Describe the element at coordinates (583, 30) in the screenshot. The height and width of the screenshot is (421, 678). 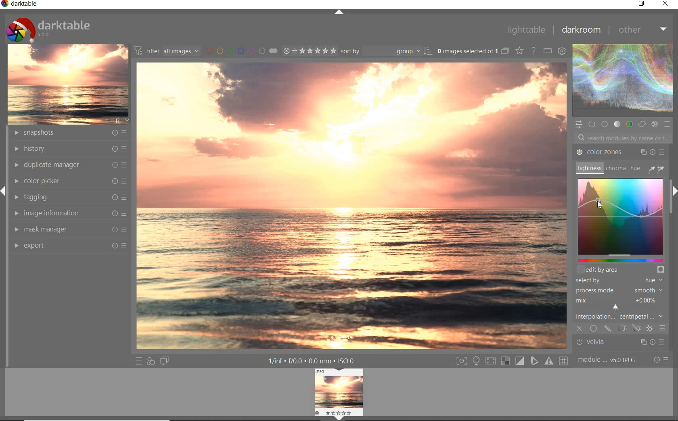
I see `darkroom` at that location.